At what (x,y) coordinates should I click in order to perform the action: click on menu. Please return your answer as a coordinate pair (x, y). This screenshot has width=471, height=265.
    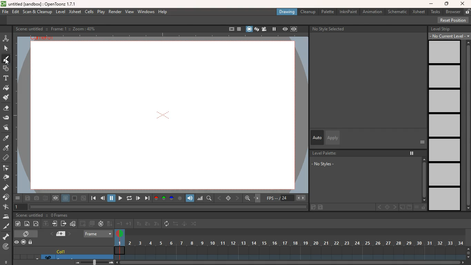
    Looking at the image, I should click on (418, 207).